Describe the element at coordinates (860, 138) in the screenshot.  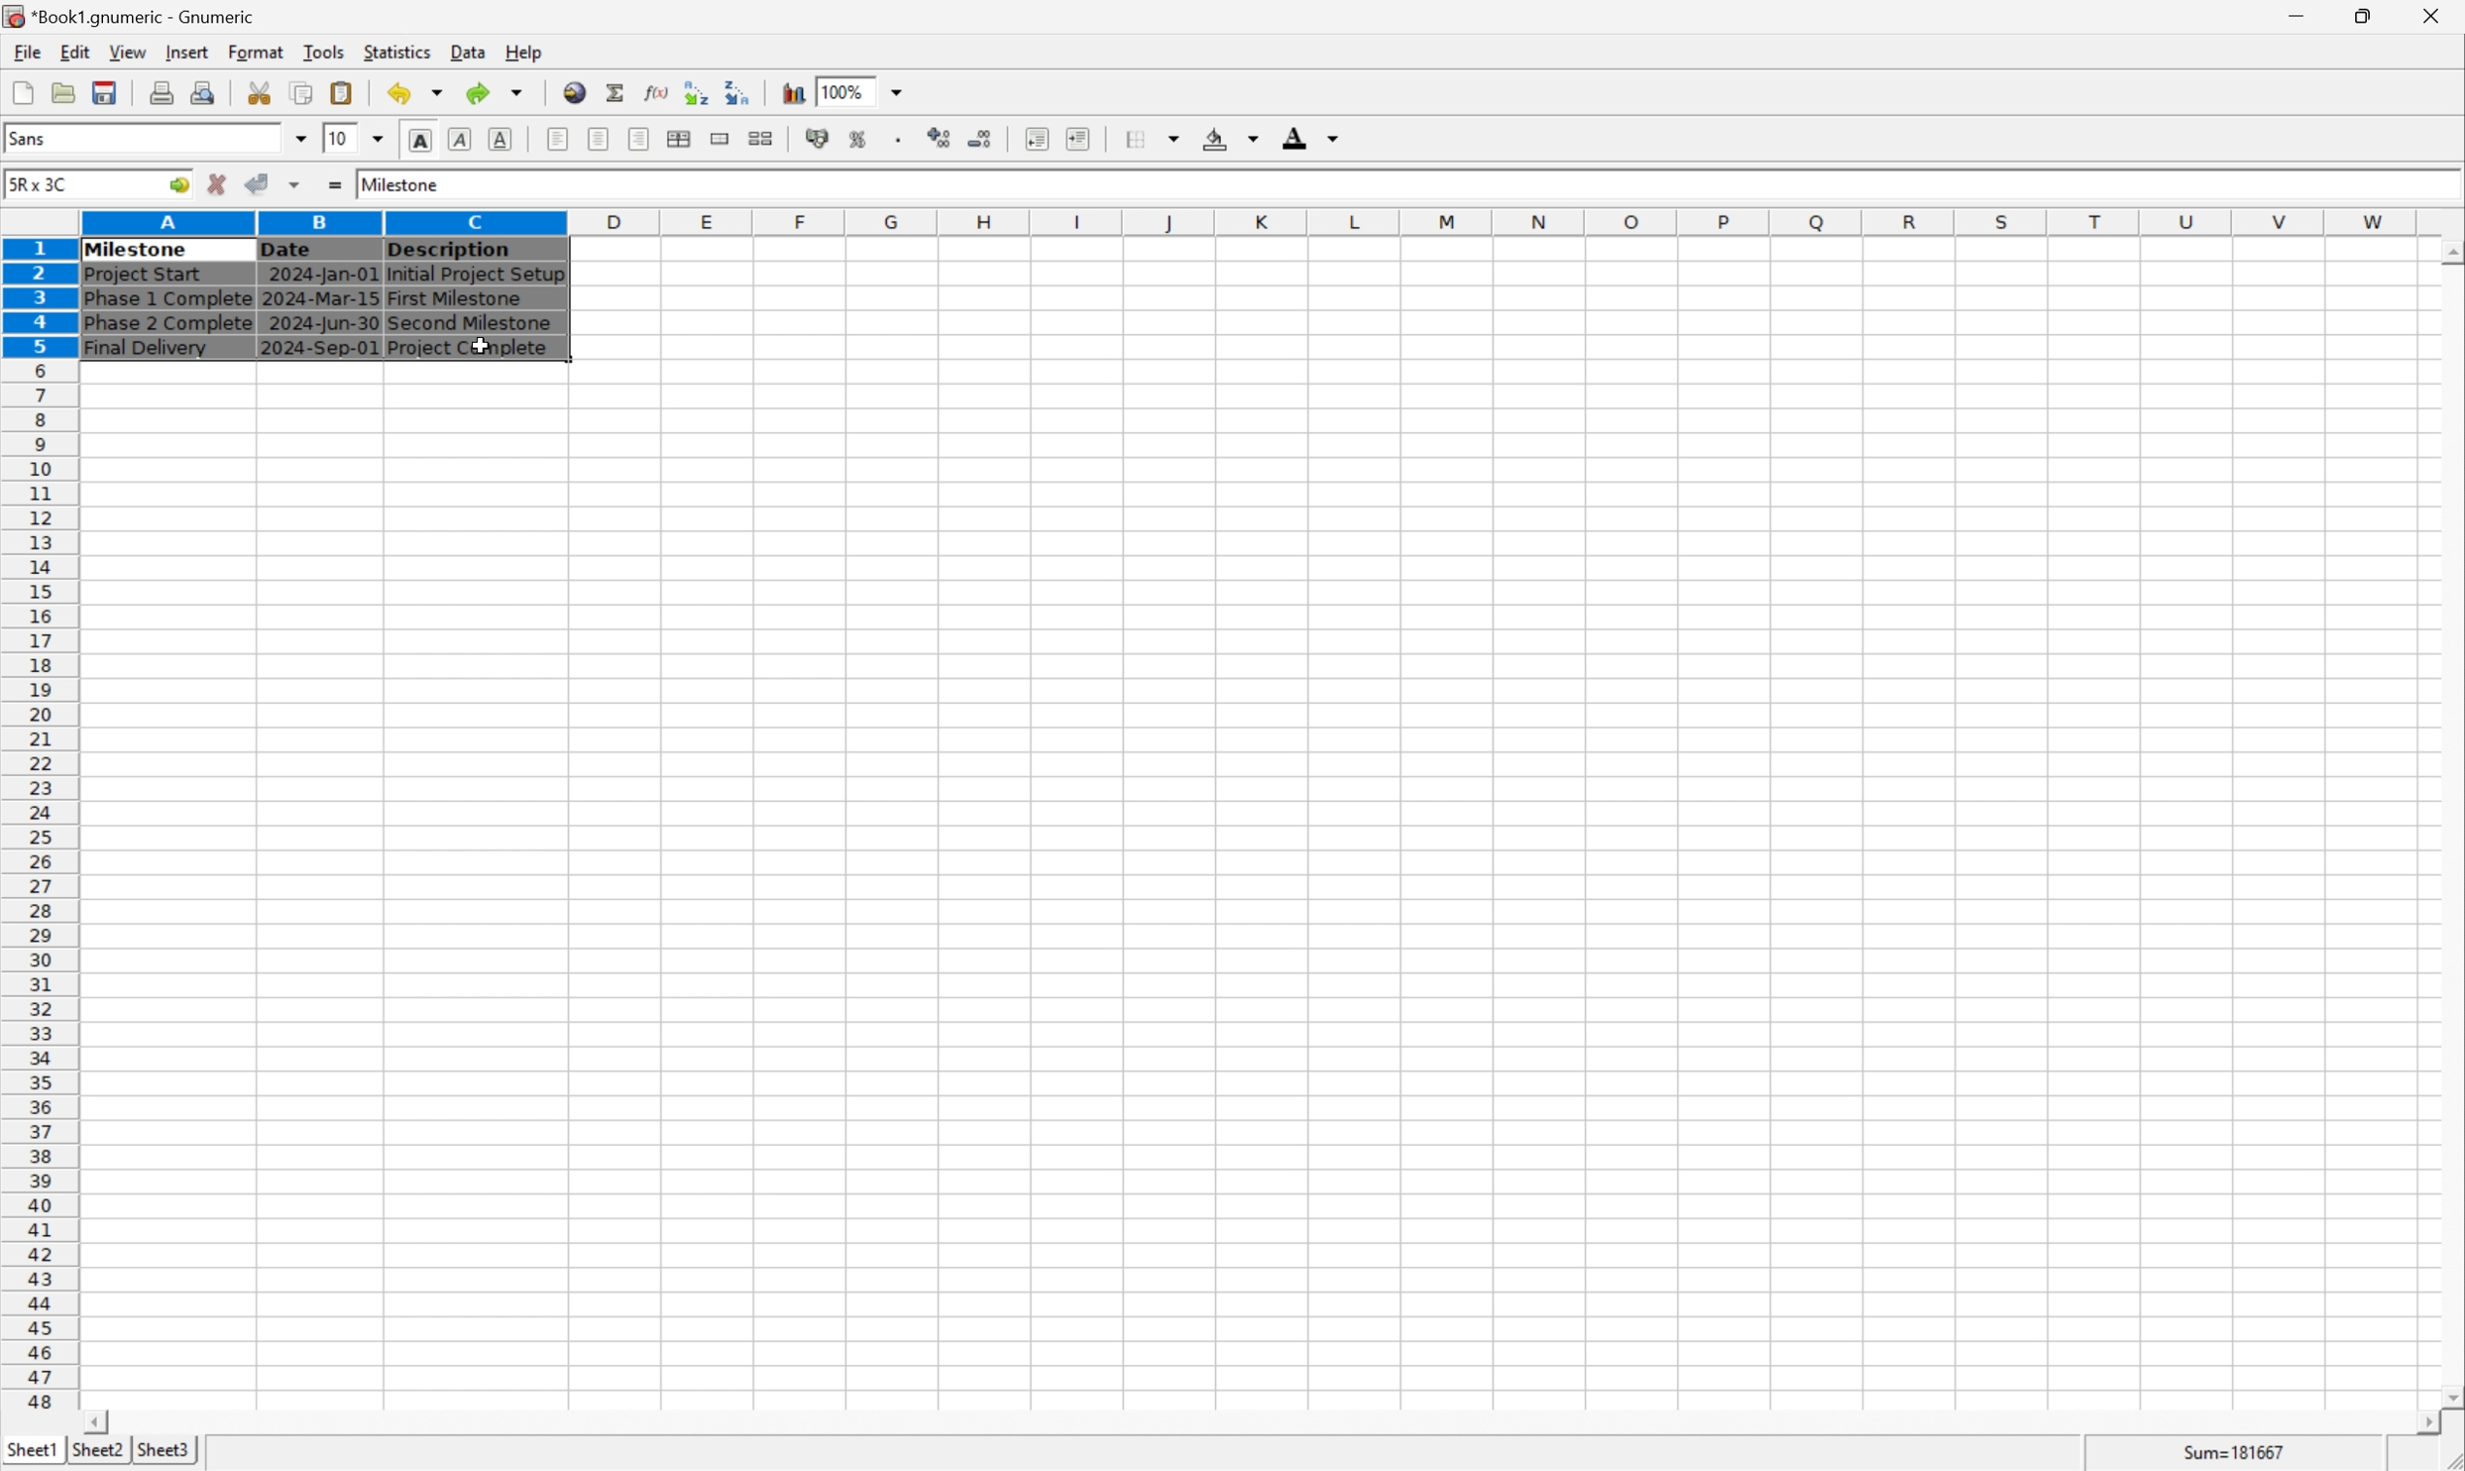
I see `format selection as percentage` at that location.